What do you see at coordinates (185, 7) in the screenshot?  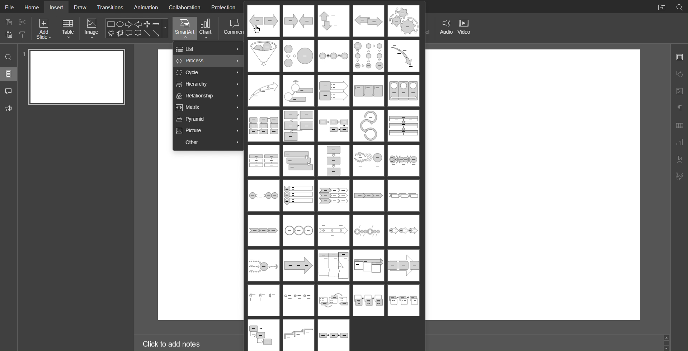 I see `Collaboration` at bounding box center [185, 7].